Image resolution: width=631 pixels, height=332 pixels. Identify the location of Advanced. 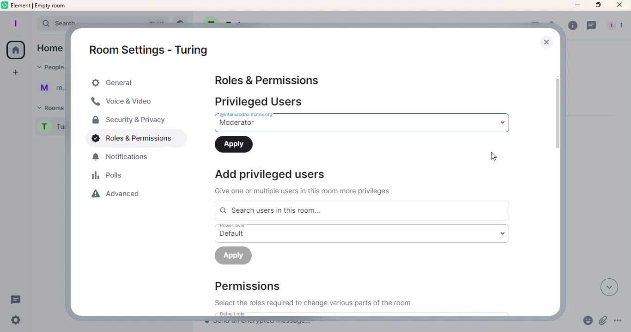
(118, 196).